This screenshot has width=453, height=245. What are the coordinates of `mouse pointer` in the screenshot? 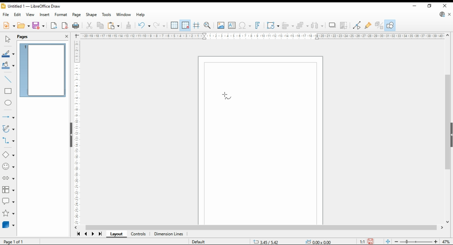 It's located at (228, 96).